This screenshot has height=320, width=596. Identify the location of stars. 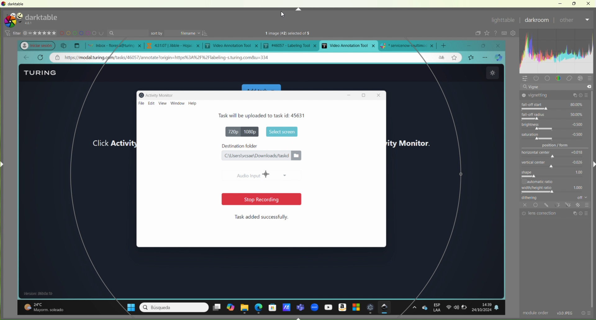
(41, 32).